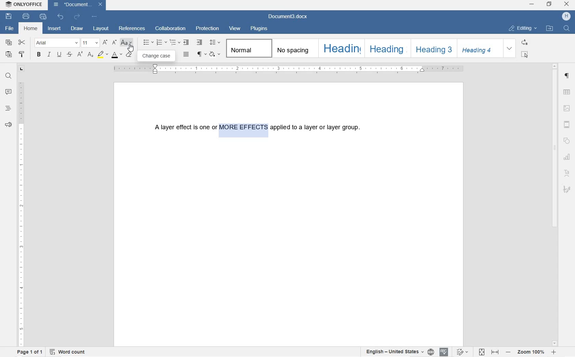 This screenshot has height=357, width=575. Describe the element at coordinates (67, 352) in the screenshot. I see `WORD COUNT` at that location.